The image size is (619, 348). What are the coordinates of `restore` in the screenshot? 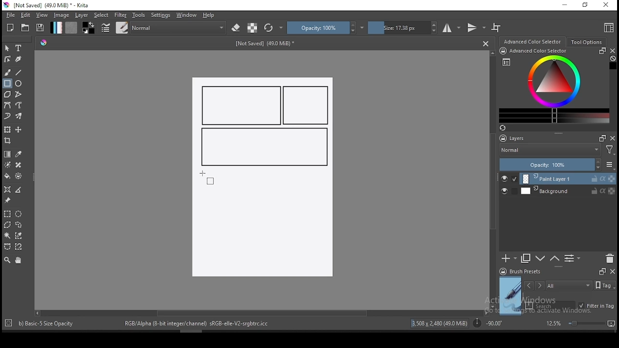 It's located at (587, 5).